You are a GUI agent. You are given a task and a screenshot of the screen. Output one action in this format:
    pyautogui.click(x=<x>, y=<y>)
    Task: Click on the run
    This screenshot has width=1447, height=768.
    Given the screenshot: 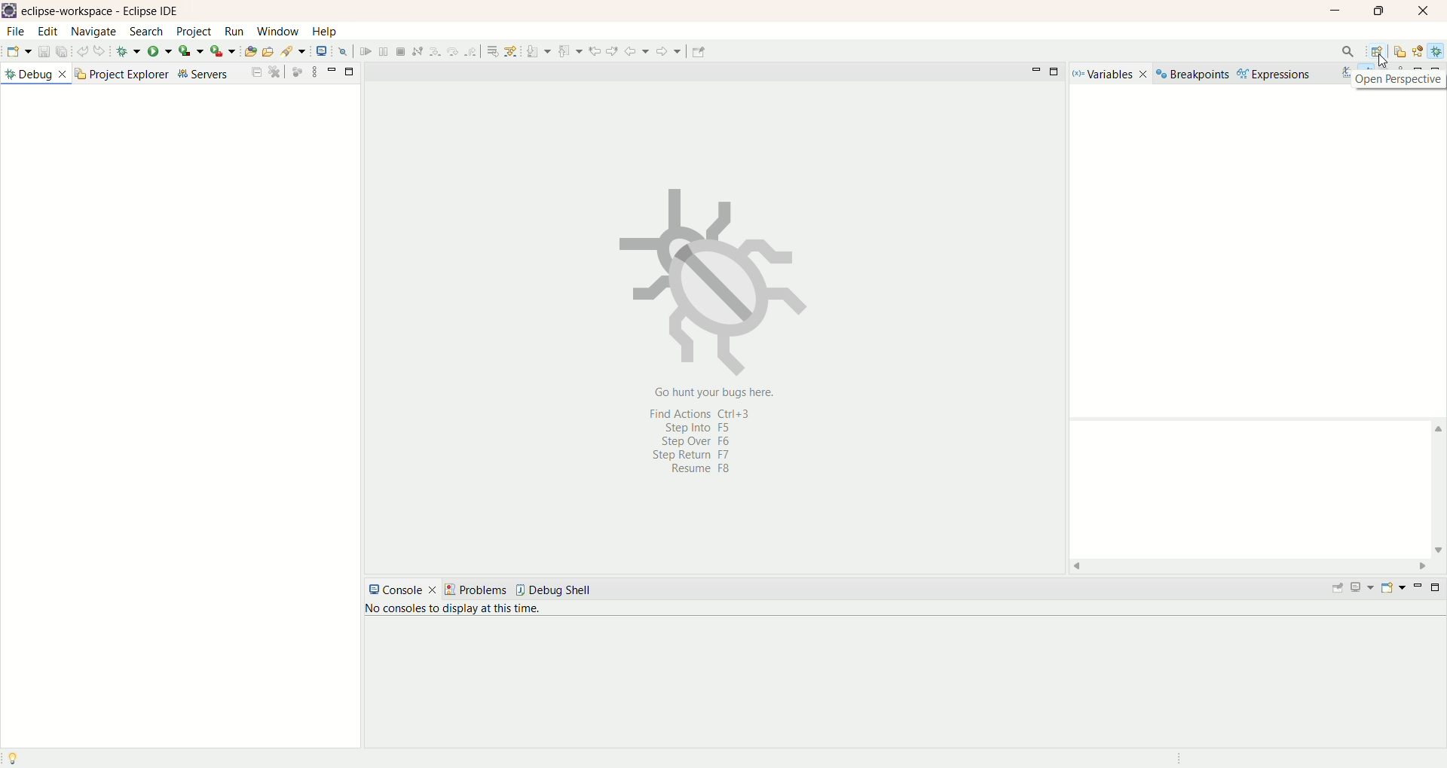 What is the action you would take?
    pyautogui.click(x=161, y=52)
    